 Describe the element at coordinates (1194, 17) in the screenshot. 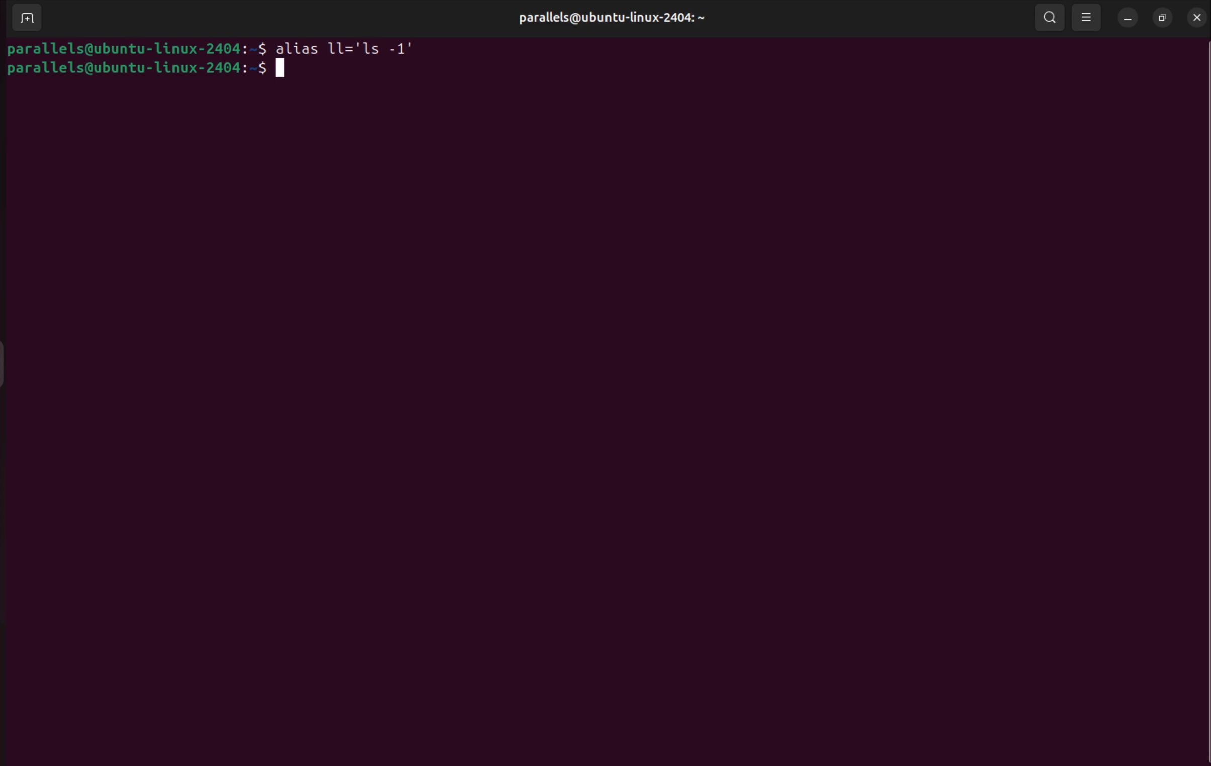

I see `close` at that location.